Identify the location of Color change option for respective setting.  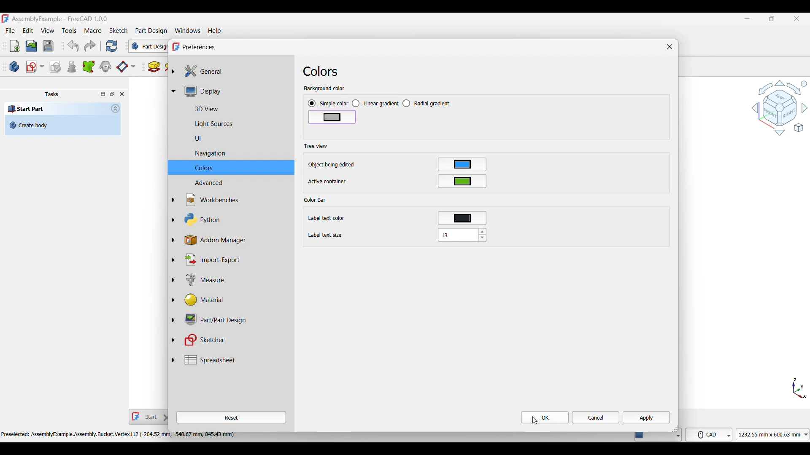
(462, 191).